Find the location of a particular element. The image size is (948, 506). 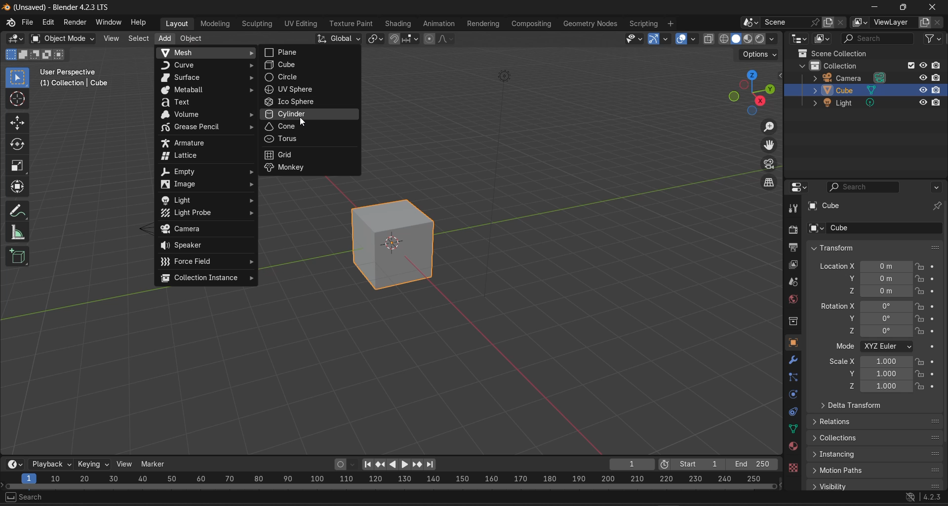

display mode is located at coordinates (822, 39).